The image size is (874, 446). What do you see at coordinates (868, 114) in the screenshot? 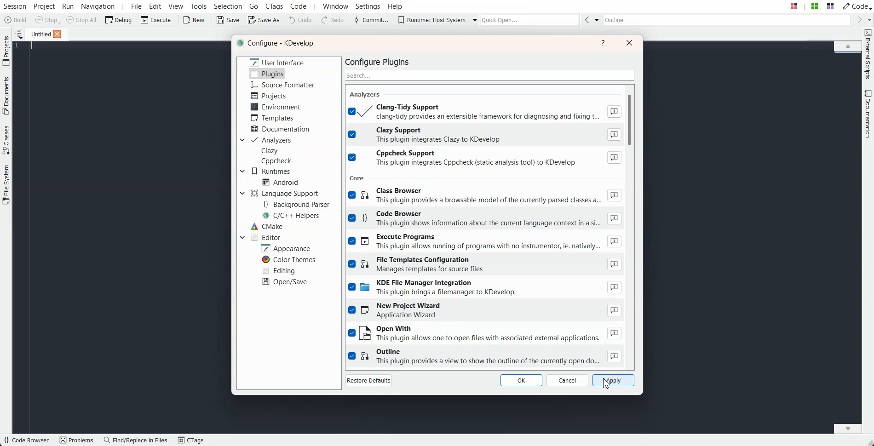
I see `Documentation` at bounding box center [868, 114].